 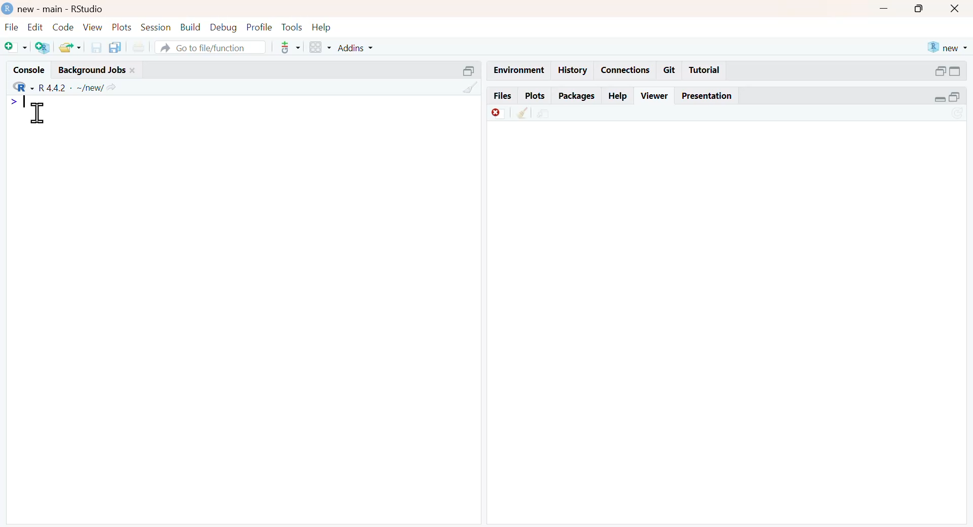 What do you see at coordinates (24, 102) in the screenshot?
I see `Typing indicator` at bounding box center [24, 102].